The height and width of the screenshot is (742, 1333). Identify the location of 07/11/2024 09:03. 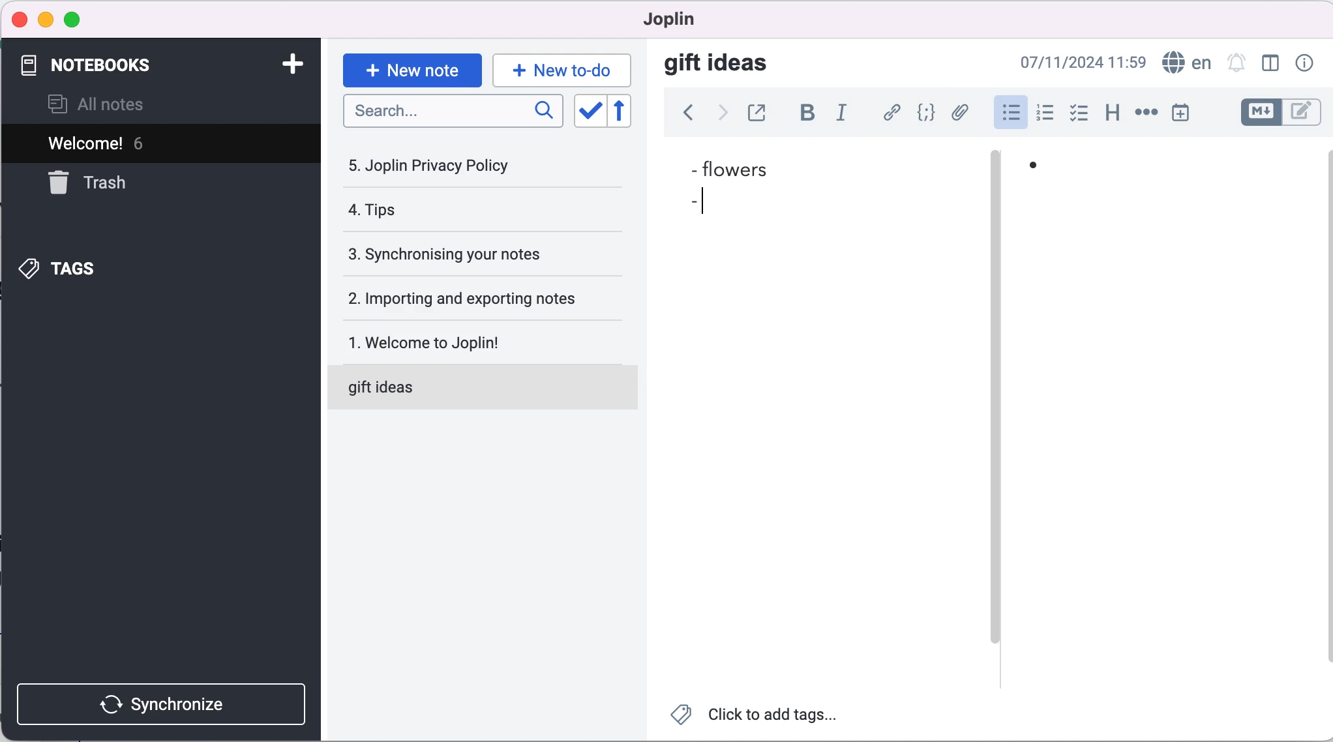
(1070, 63).